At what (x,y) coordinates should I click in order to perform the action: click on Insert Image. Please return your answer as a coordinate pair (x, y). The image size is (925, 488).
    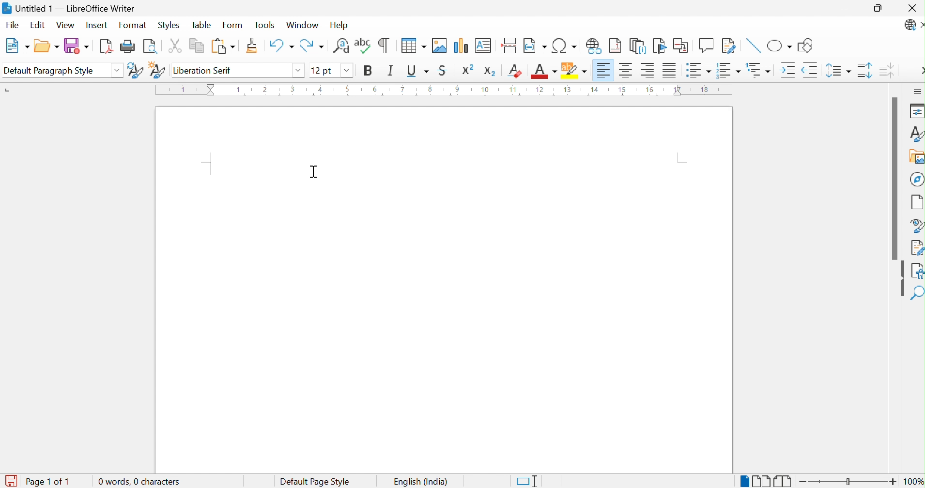
    Looking at the image, I should click on (438, 45).